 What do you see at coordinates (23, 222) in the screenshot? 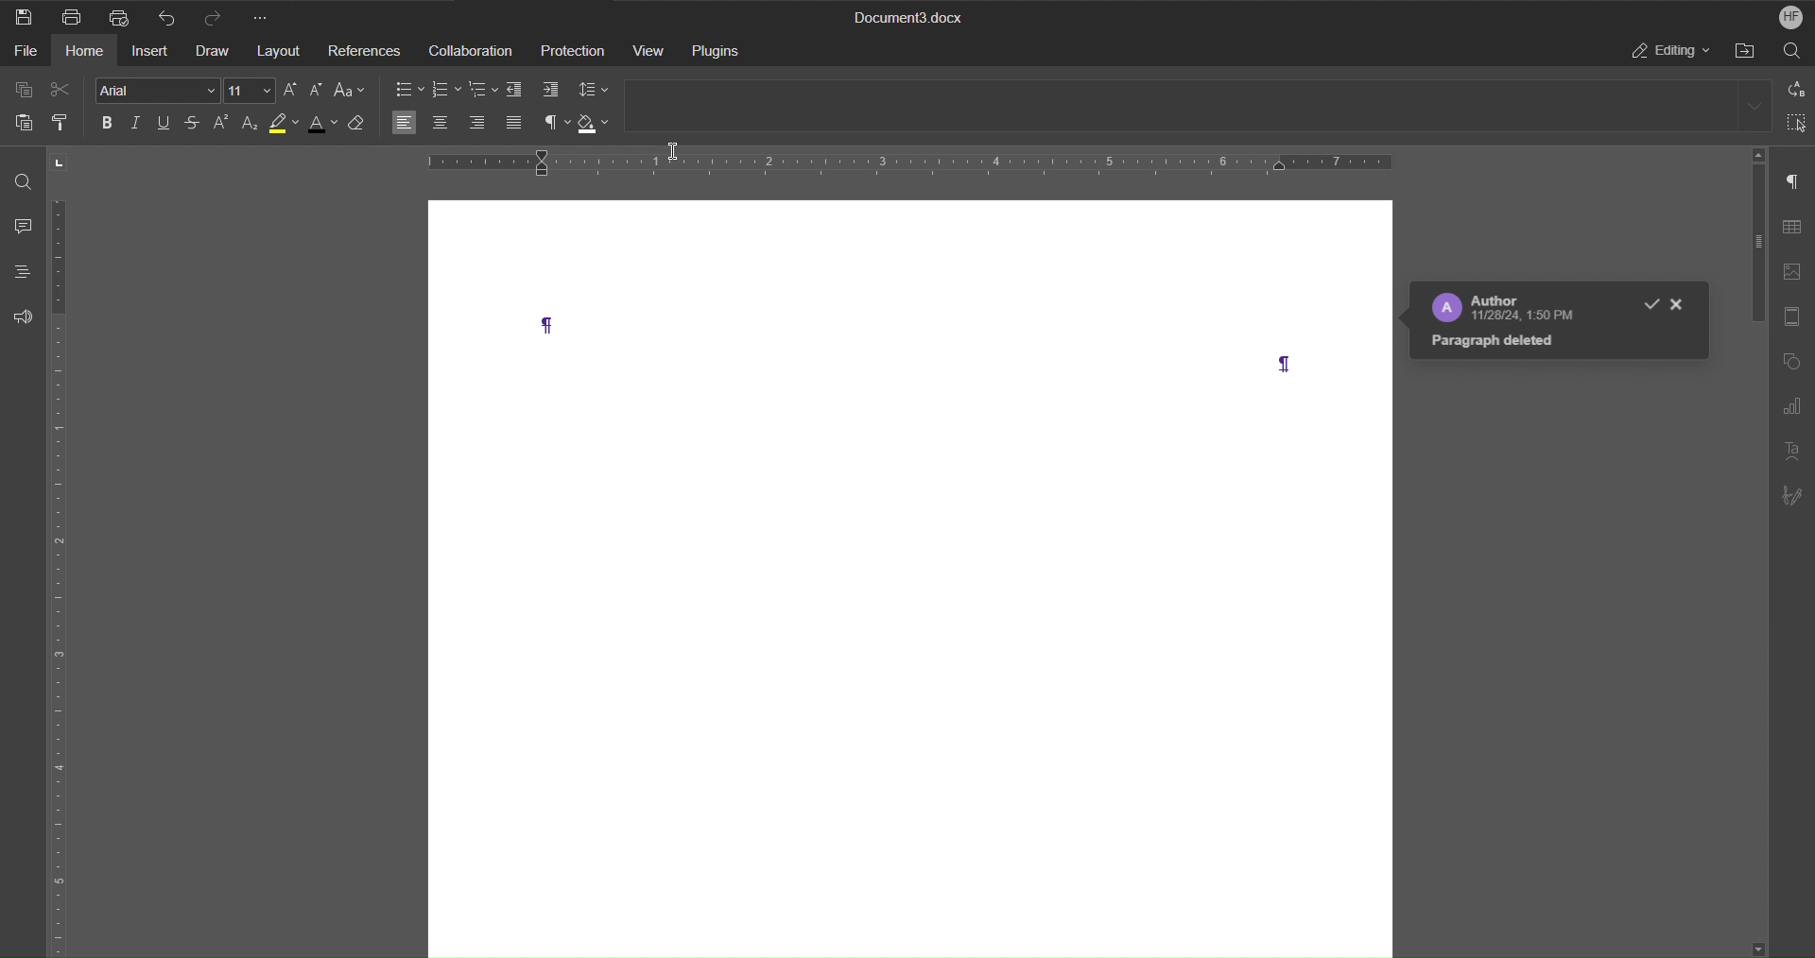
I see `Comment` at bounding box center [23, 222].